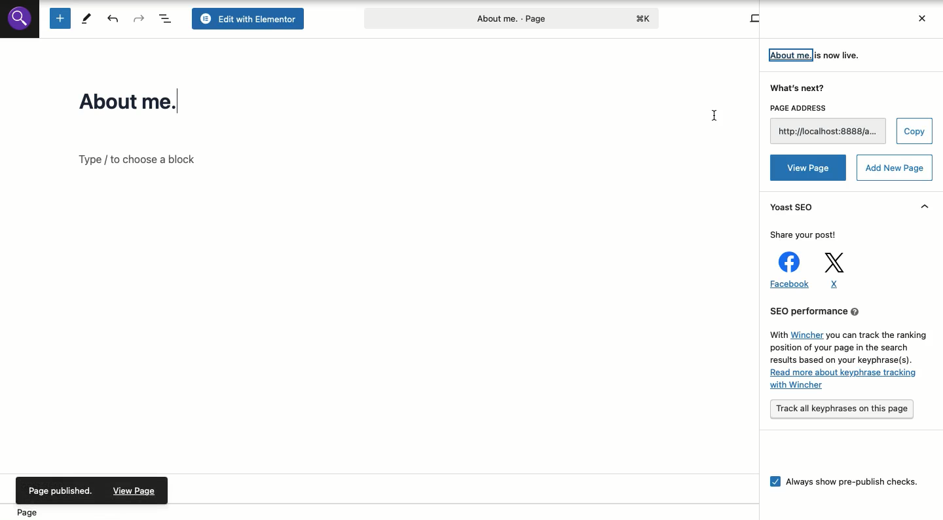 Image resolution: width=943 pixels, height=520 pixels. I want to click on Share your post, so click(801, 234).